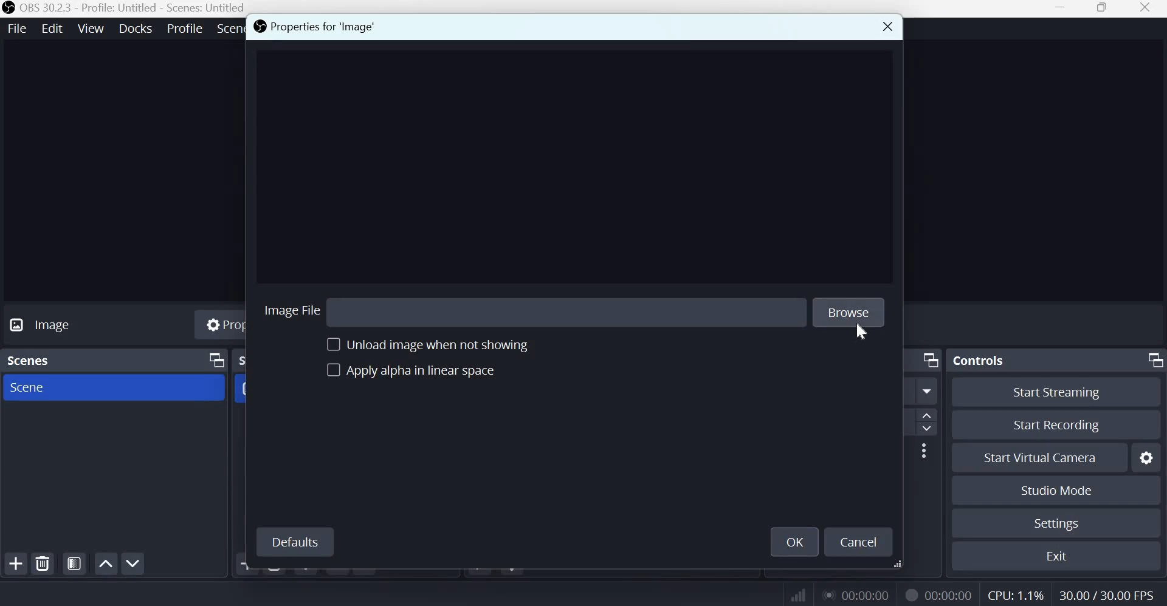 Image resolution: width=1167 pixels, height=606 pixels. Describe the element at coordinates (325, 27) in the screenshot. I see `Properties for 'image'` at that location.